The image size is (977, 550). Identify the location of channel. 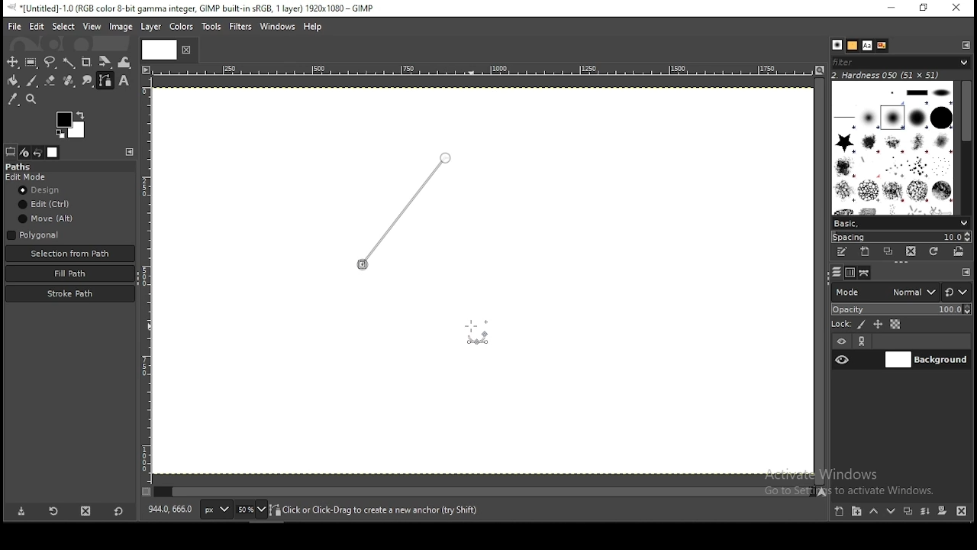
(850, 272).